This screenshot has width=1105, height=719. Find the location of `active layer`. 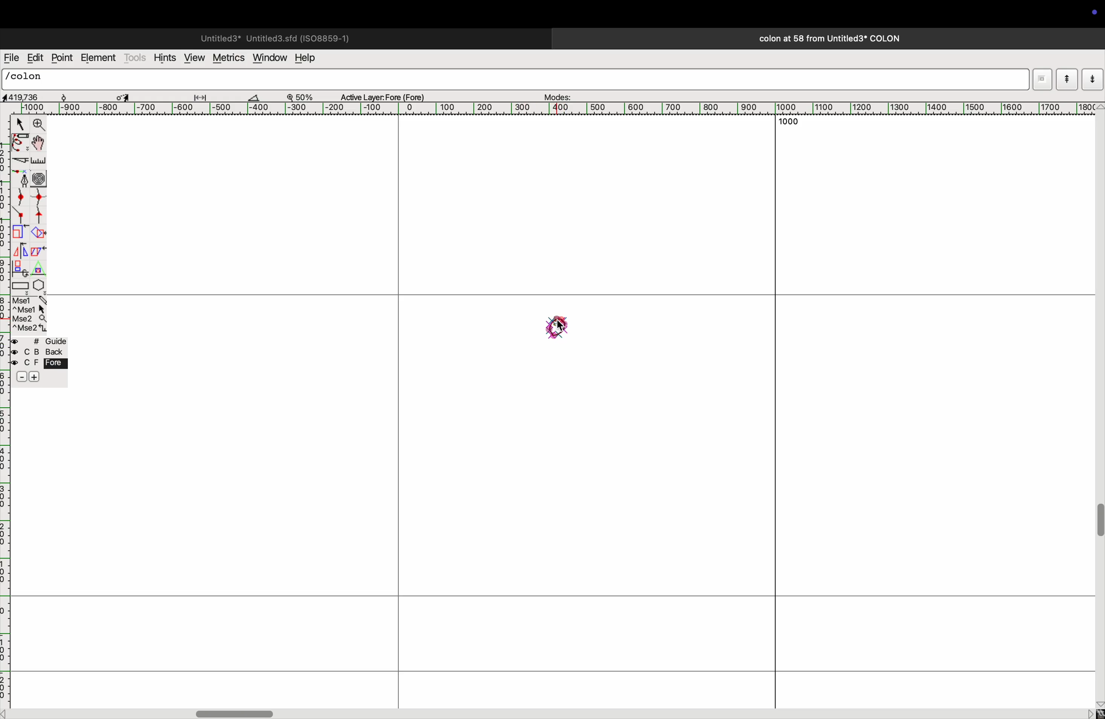

active layer is located at coordinates (386, 95).